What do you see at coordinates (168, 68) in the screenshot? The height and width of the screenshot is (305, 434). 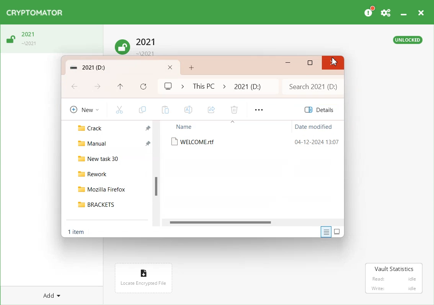 I see `Close Folder` at bounding box center [168, 68].